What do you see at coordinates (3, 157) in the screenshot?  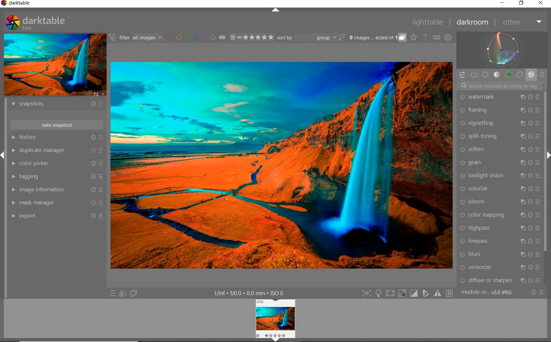 I see `Expand/Collapse` at bounding box center [3, 157].